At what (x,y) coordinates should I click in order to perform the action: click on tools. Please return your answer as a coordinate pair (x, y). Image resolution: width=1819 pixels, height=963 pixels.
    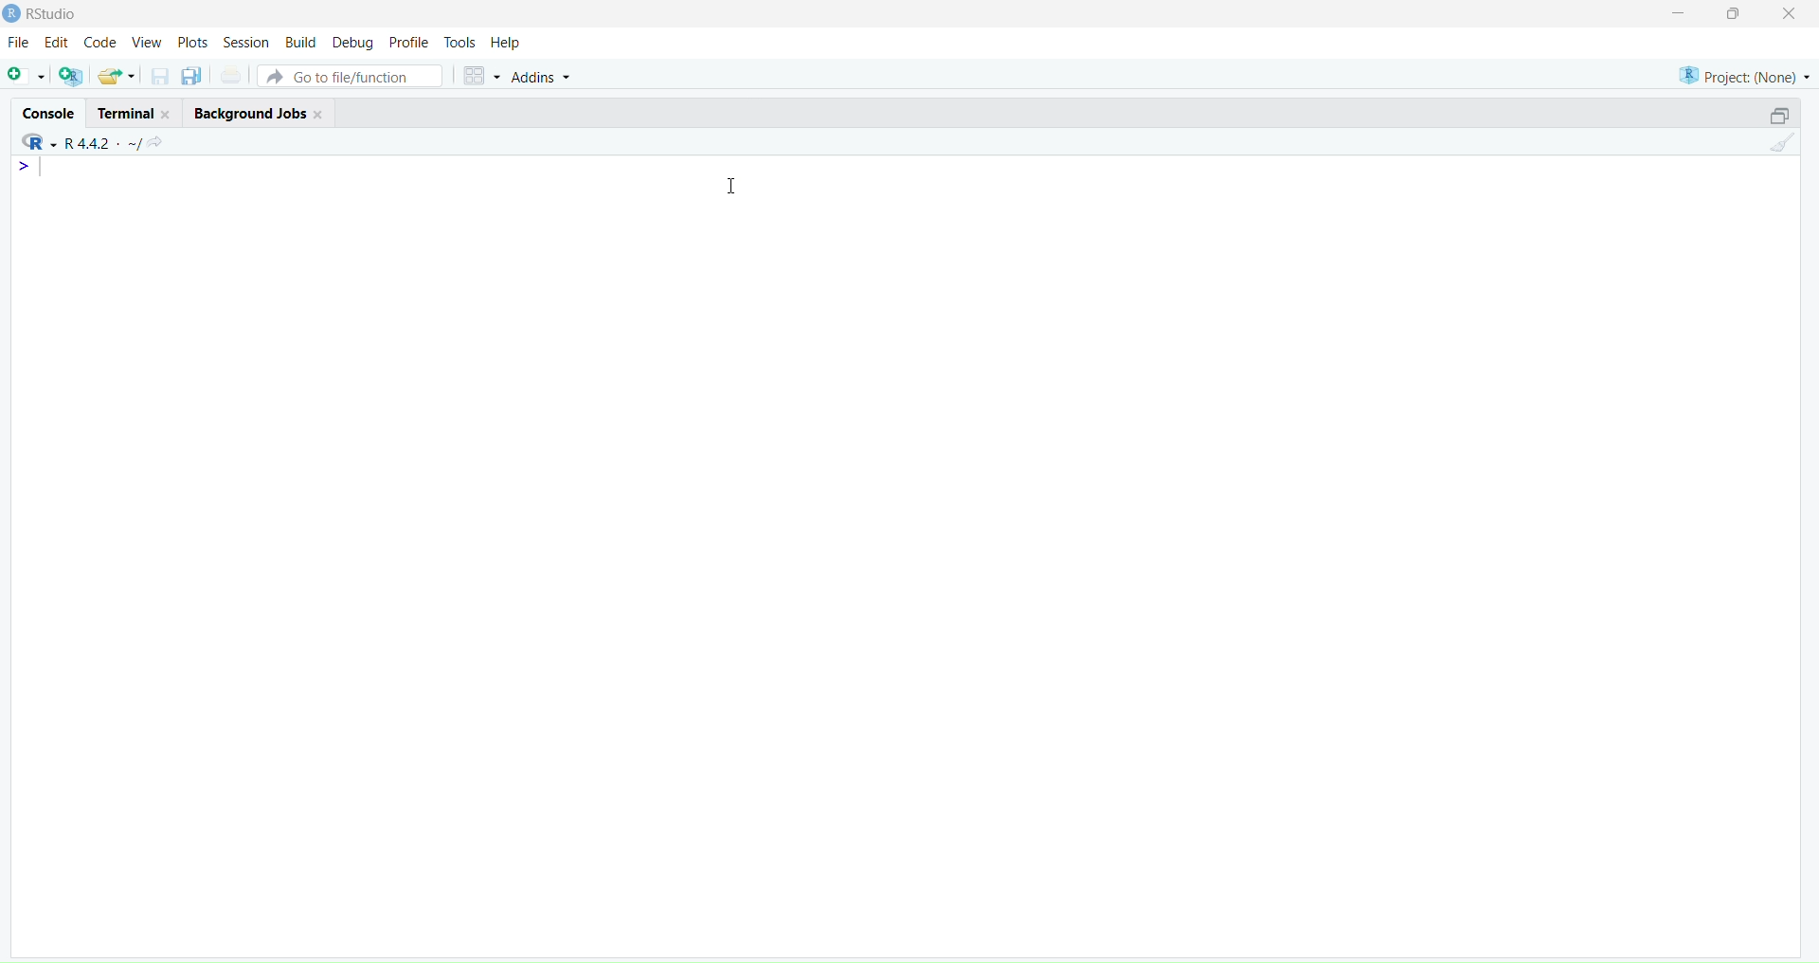
    Looking at the image, I should click on (459, 42).